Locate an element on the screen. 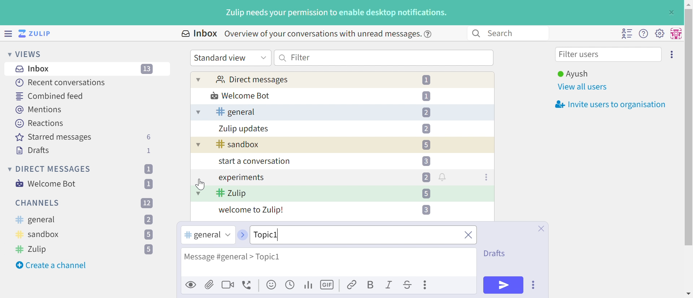  Drop Down is located at coordinates (198, 193).